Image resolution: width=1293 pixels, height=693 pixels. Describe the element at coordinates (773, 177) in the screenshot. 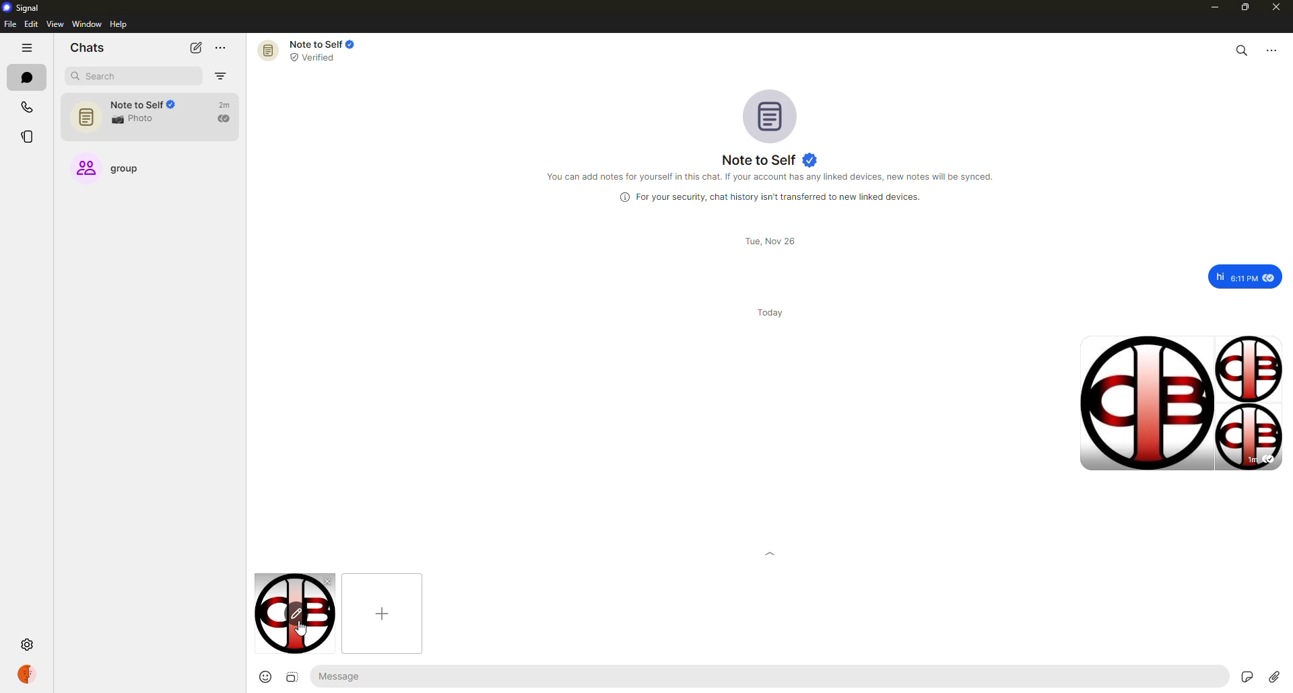

I see `info` at that location.